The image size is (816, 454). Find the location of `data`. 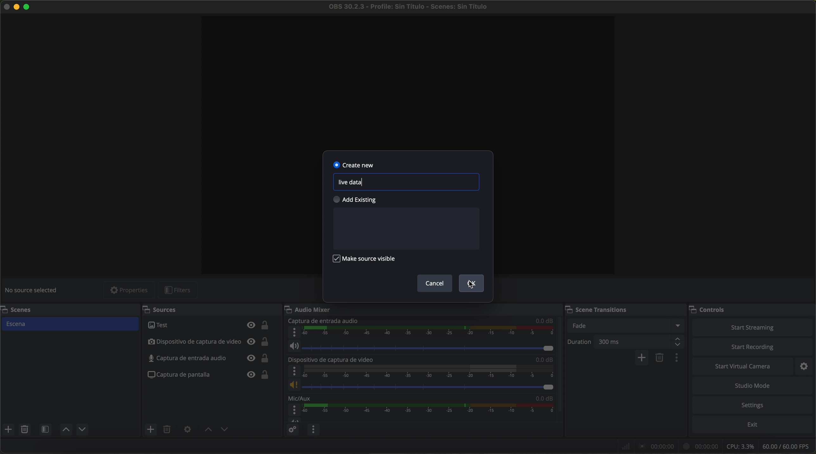

data is located at coordinates (717, 446).